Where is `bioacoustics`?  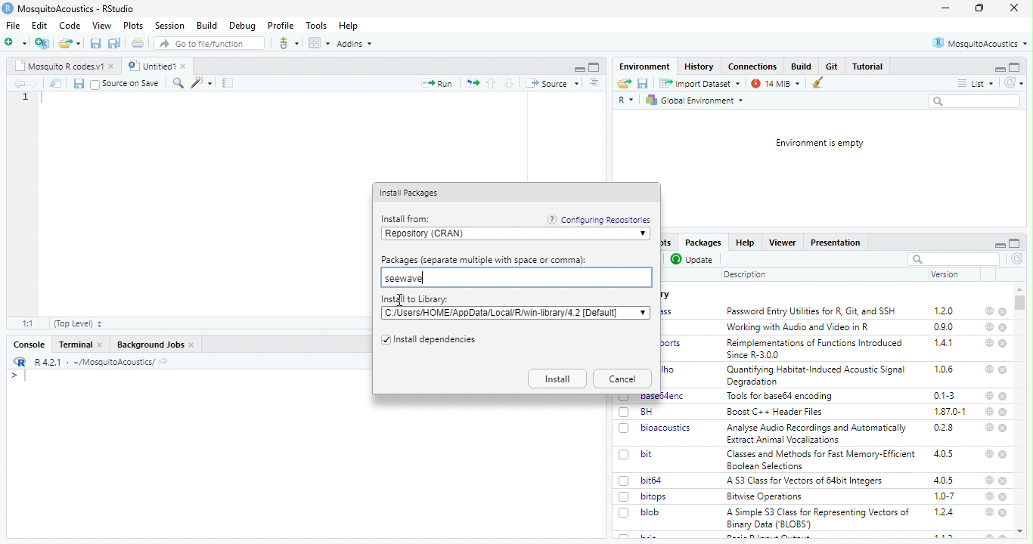
bioacoustics is located at coordinates (668, 428).